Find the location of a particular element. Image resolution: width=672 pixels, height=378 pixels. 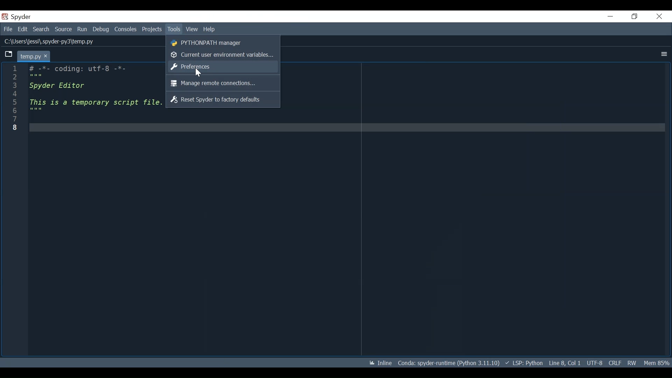

Projects is located at coordinates (152, 29).